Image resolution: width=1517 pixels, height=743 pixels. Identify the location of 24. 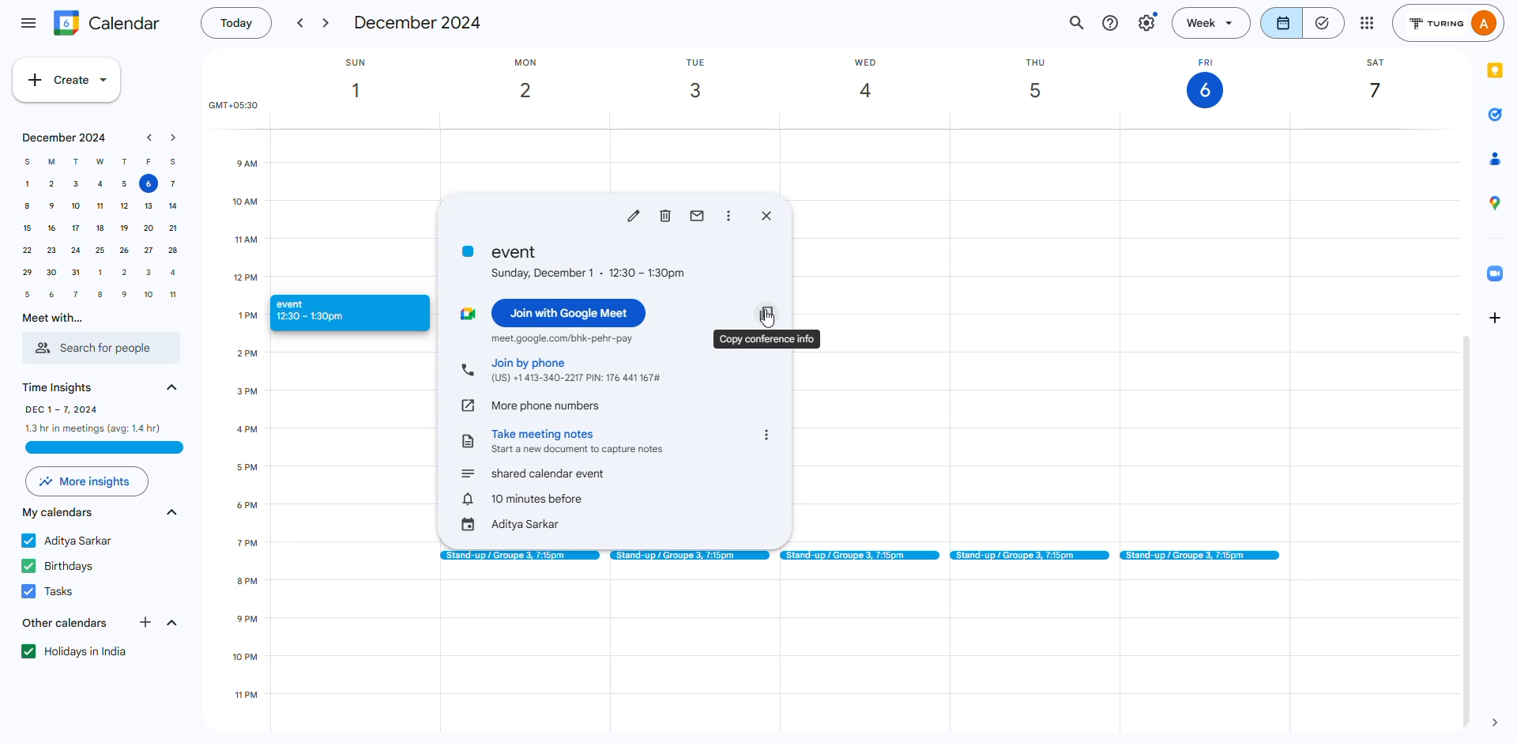
(75, 252).